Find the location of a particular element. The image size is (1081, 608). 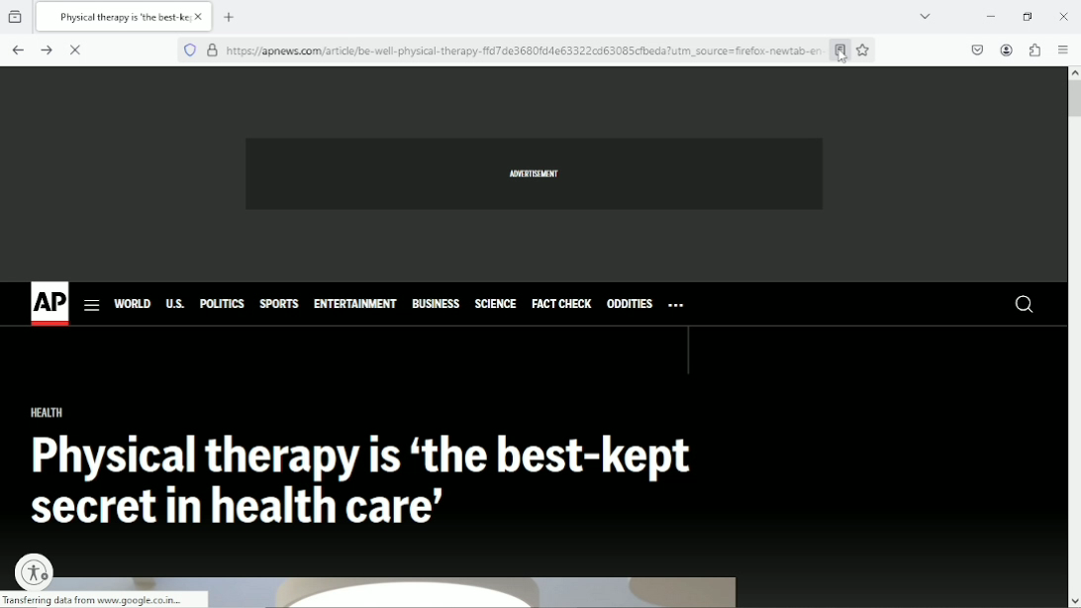

go back is located at coordinates (17, 50).